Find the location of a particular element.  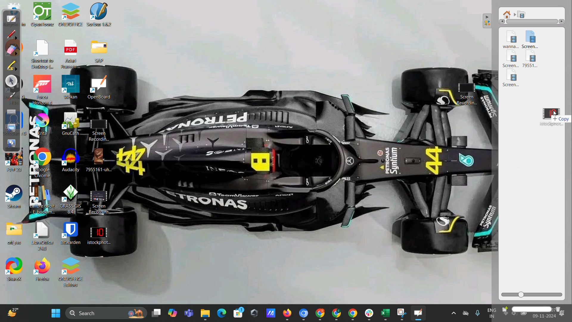

Microsoft teams is located at coordinates (187, 314).